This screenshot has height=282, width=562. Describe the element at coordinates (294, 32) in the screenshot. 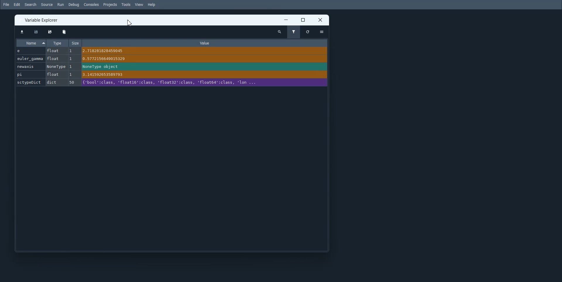

I see `Filter Variables` at that location.